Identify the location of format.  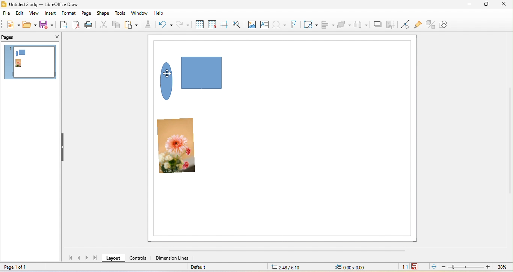
(69, 13).